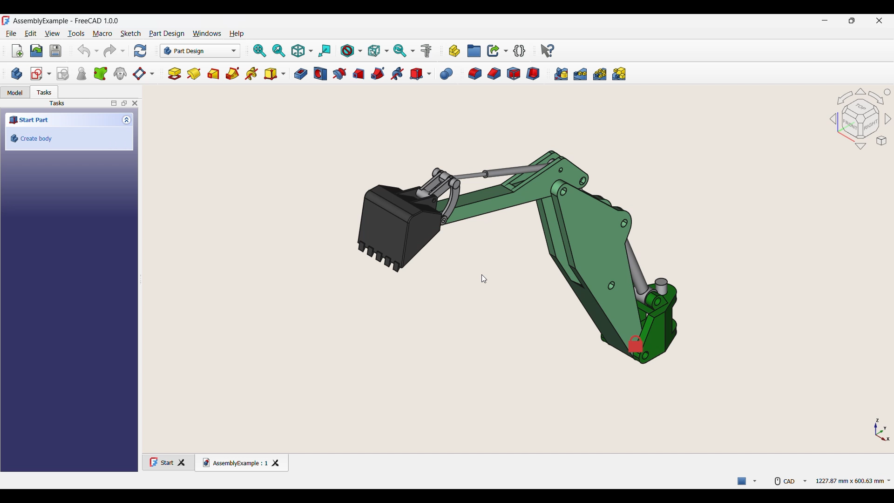  What do you see at coordinates (101, 74) in the screenshot?
I see `Create a sub-objects shape binder` at bounding box center [101, 74].